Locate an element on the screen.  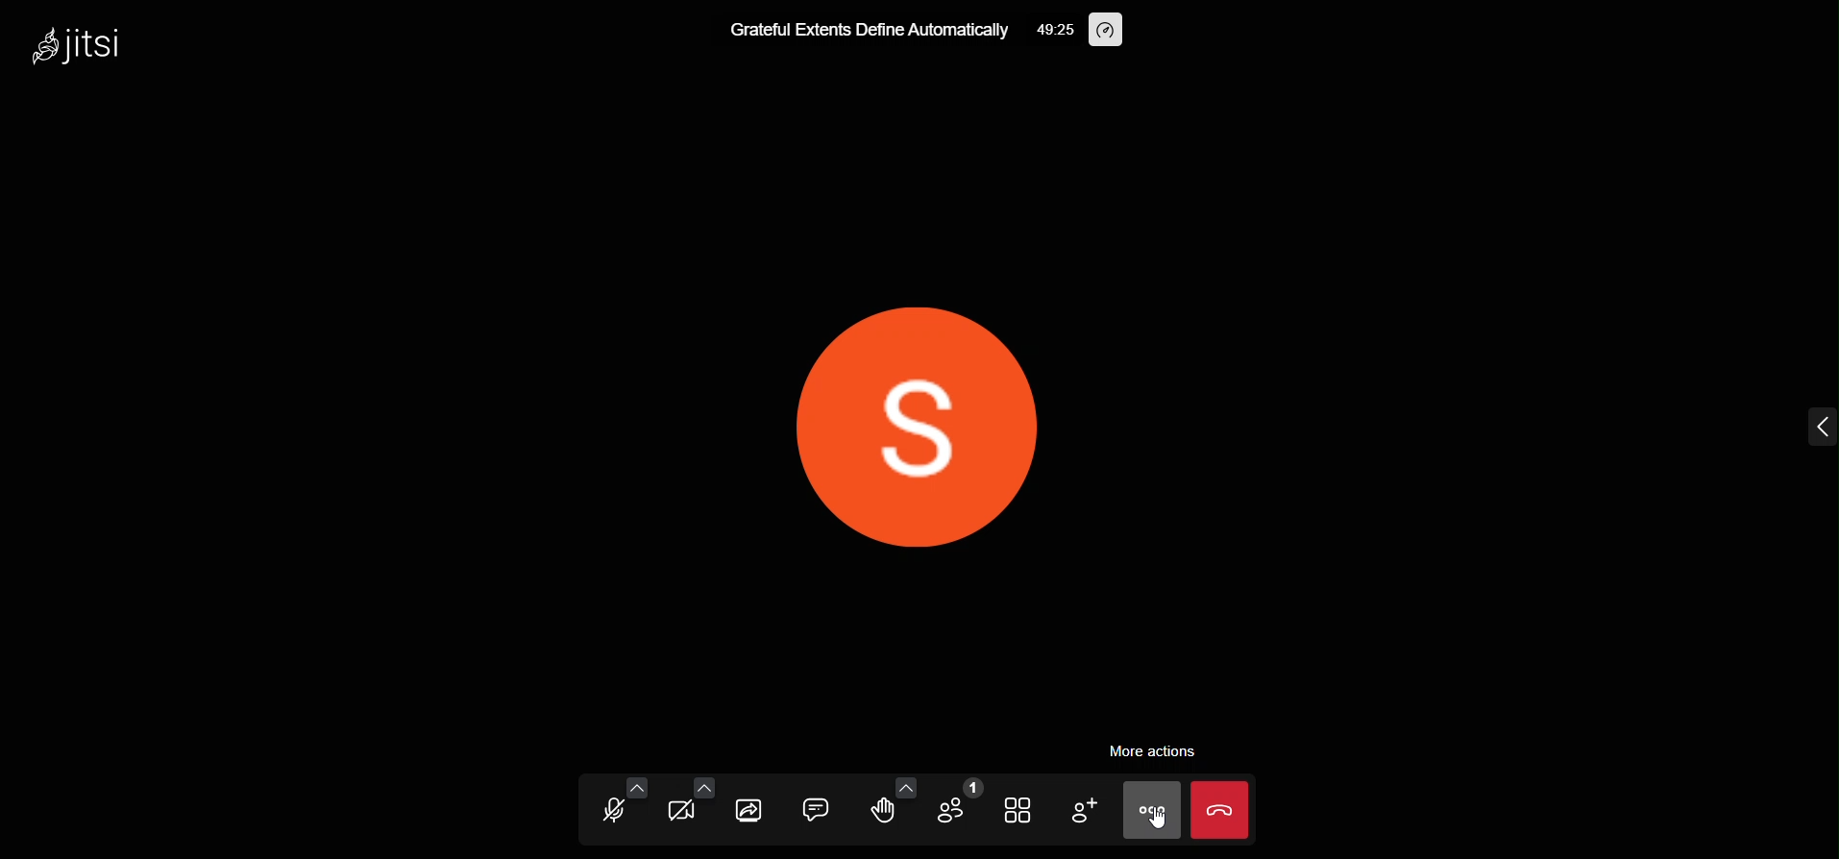
display picture is located at coordinates (921, 422).